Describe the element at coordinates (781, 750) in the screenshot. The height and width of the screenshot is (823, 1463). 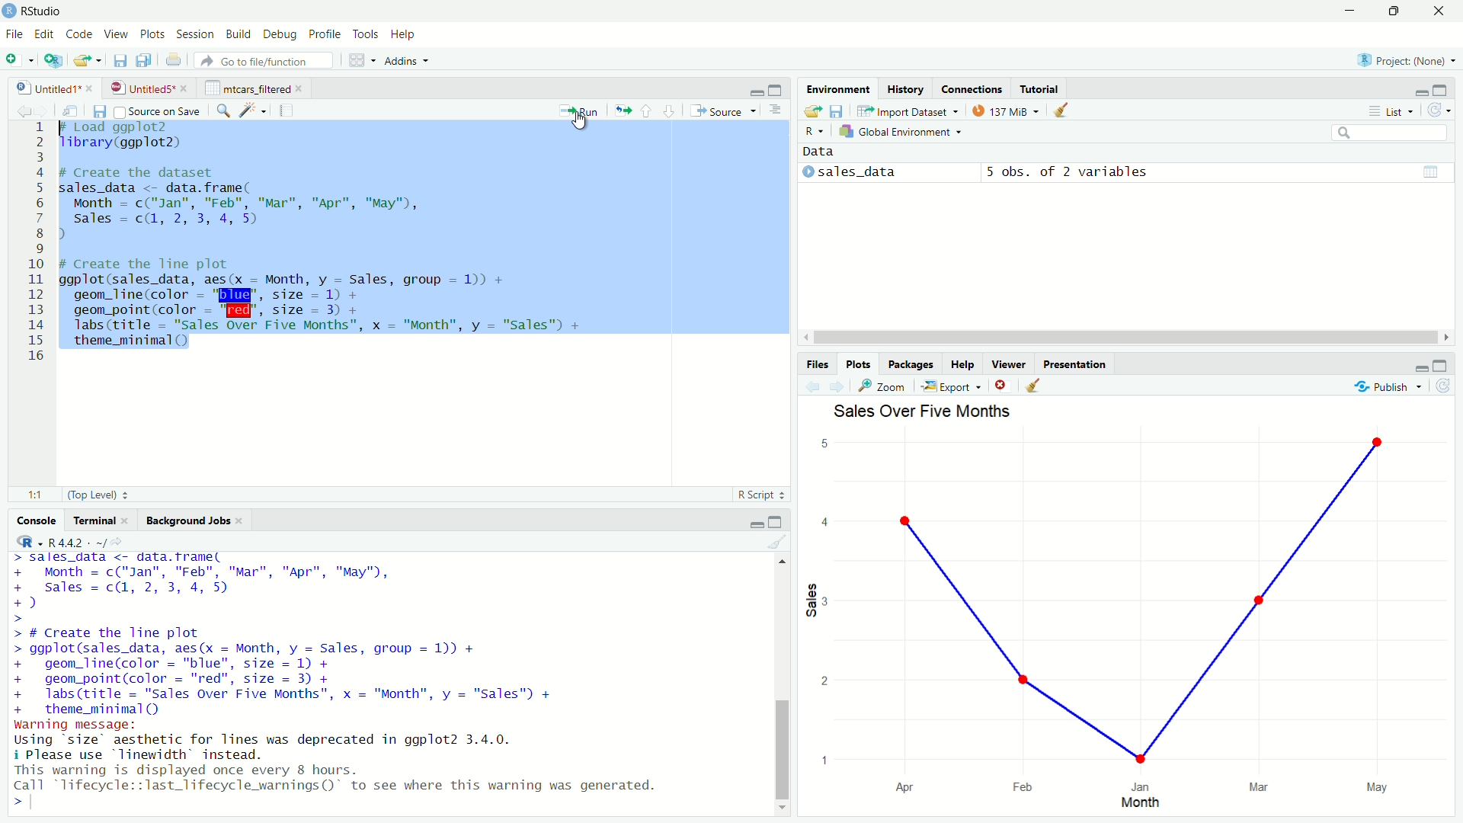
I see `scroll bar` at that location.